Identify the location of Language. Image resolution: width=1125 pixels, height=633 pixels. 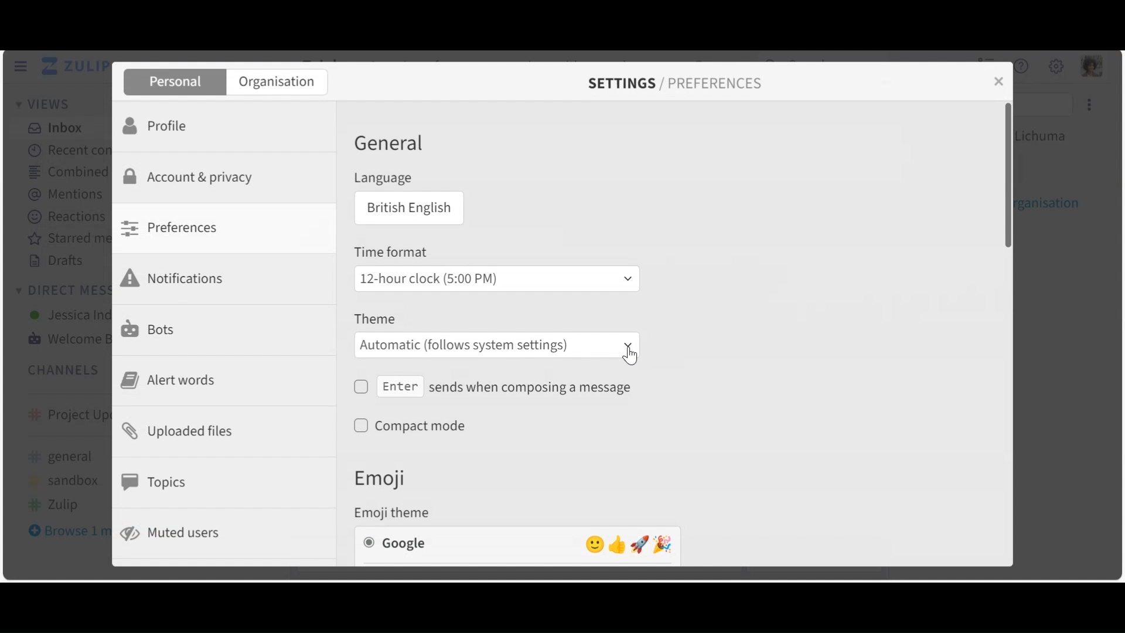
(382, 179).